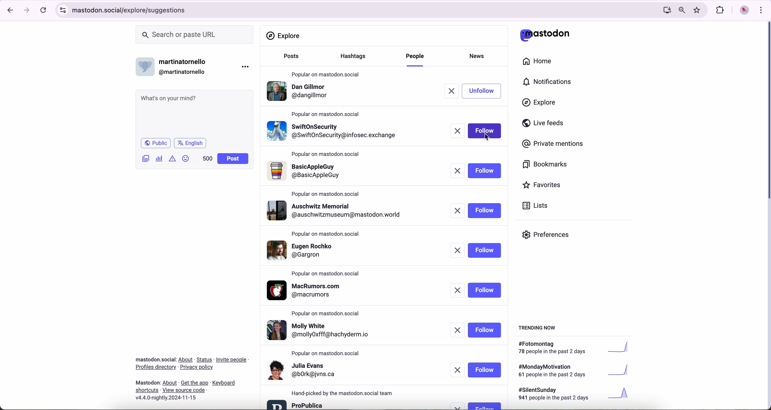 The width and height of the screenshot is (771, 410). I want to click on private mentions, so click(553, 144).